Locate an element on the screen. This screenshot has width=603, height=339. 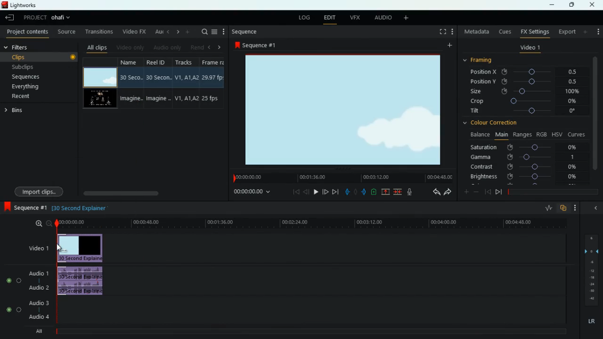
timeline is located at coordinates (341, 177).